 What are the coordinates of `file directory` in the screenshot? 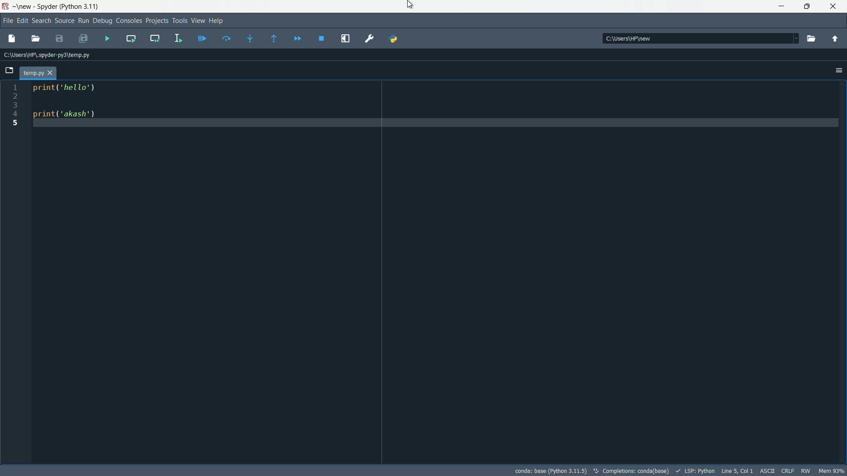 It's located at (49, 54).